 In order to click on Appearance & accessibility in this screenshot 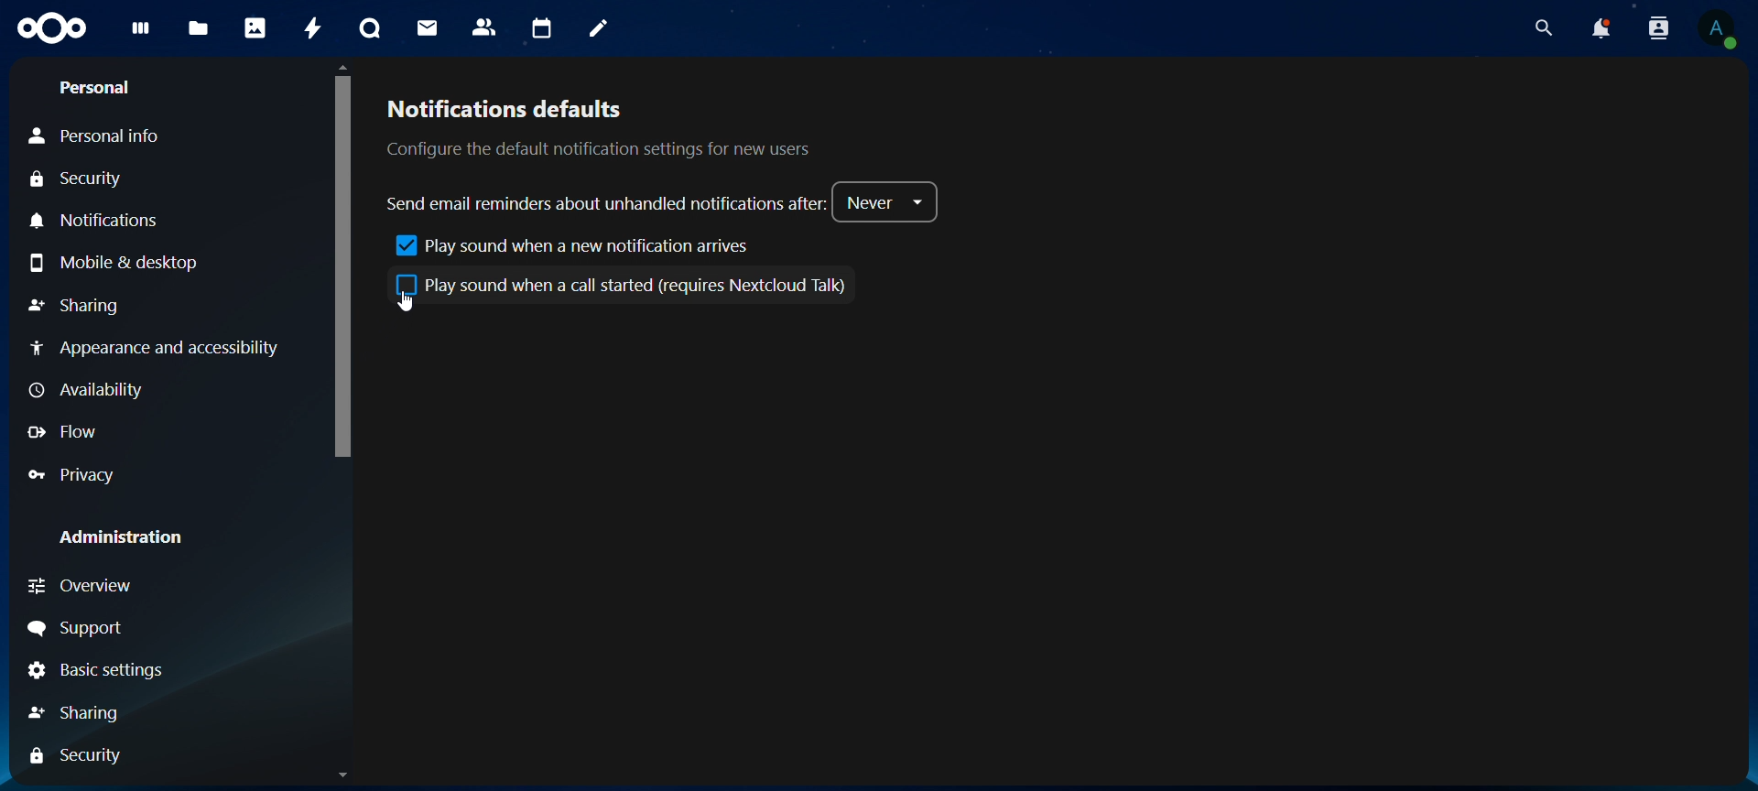, I will do `click(156, 348)`.